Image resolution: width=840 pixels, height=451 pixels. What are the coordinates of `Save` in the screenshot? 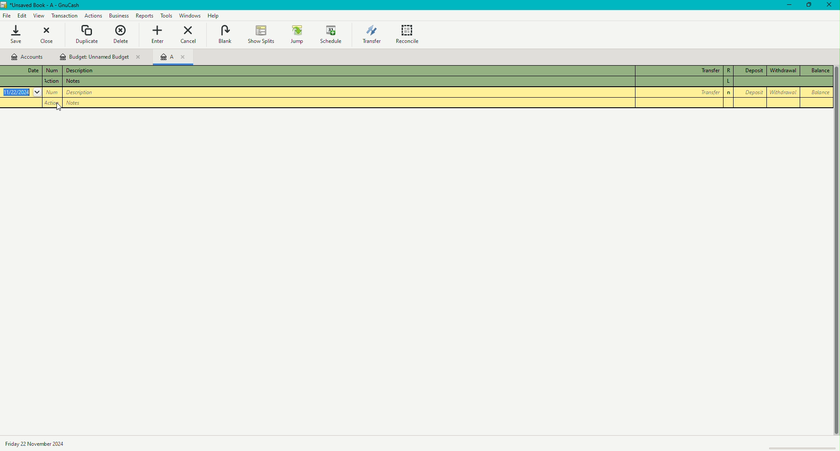 It's located at (21, 36).